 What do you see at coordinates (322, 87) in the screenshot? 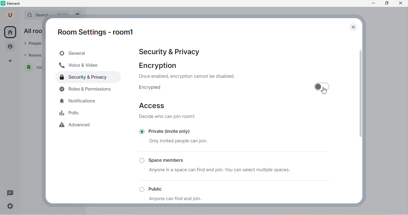
I see `toggle off/on` at bounding box center [322, 87].